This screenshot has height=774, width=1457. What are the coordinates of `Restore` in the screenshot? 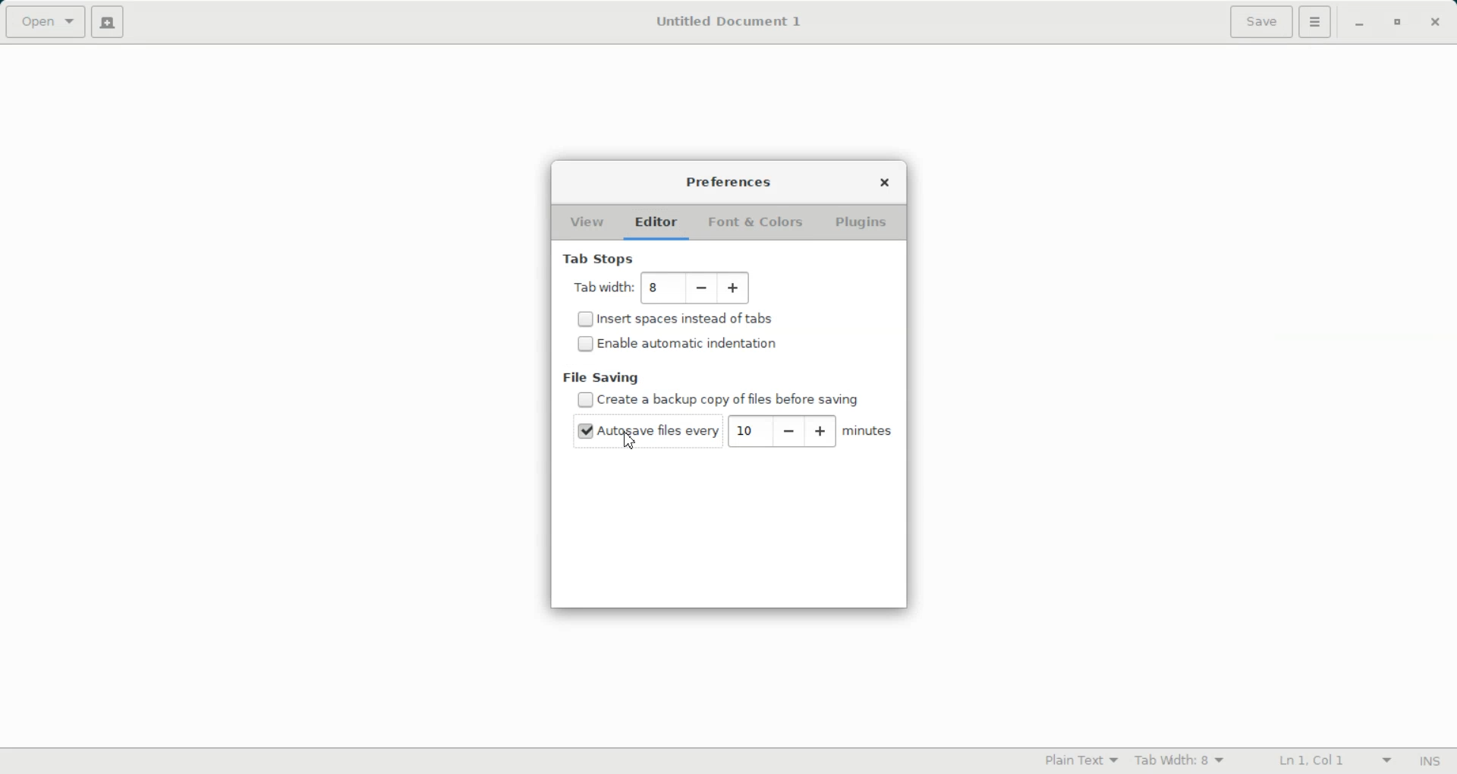 It's located at (1397, 23).